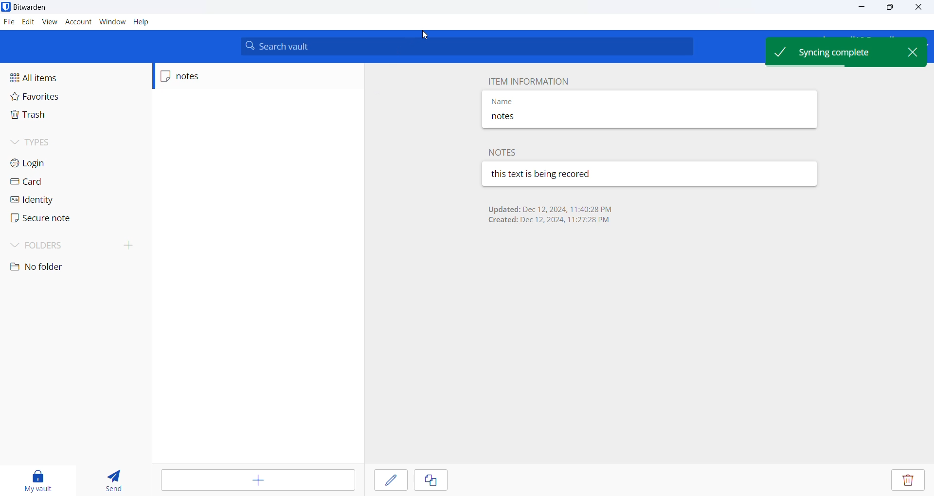  Describe the element at coordinates (44, 202) in the screenshot. I see `identity` at that location.